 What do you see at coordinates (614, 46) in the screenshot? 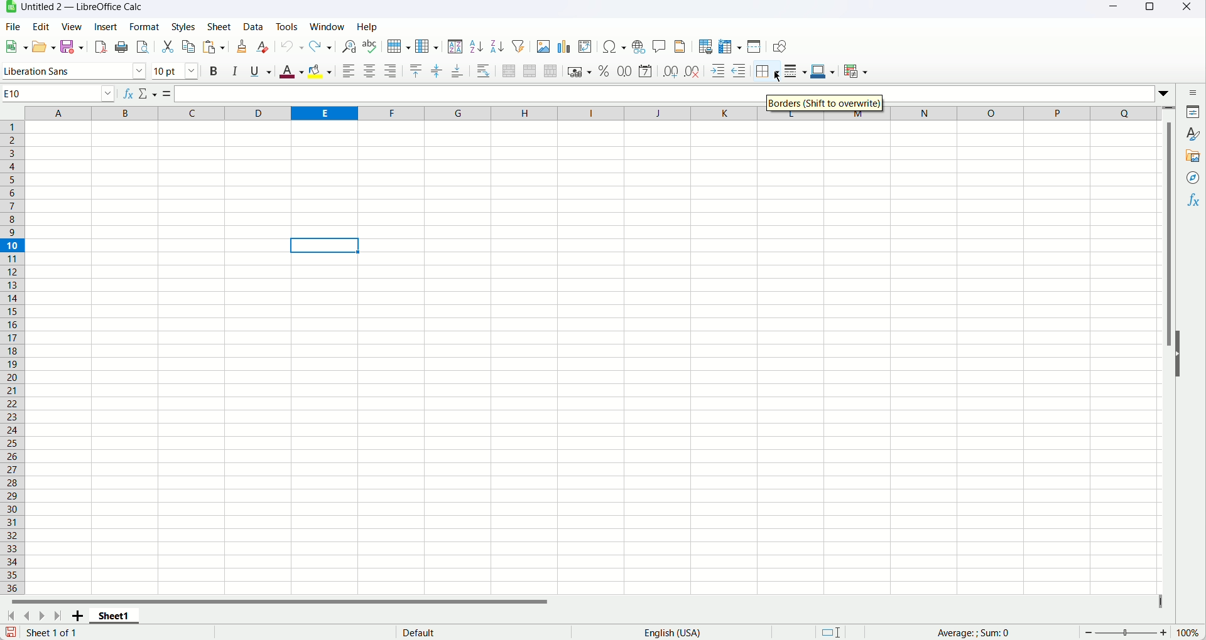
I see `insert special characters` at bounding box center [614, 46].